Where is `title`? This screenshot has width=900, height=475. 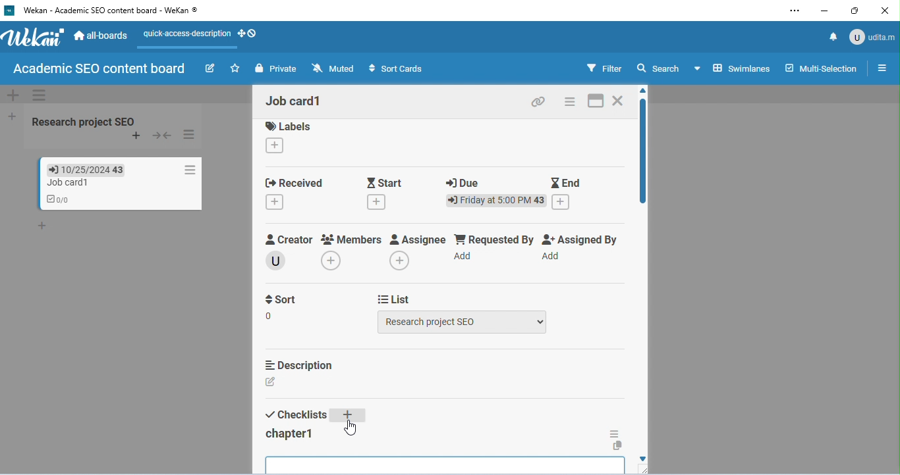
title is located at coordinates (105, 11).